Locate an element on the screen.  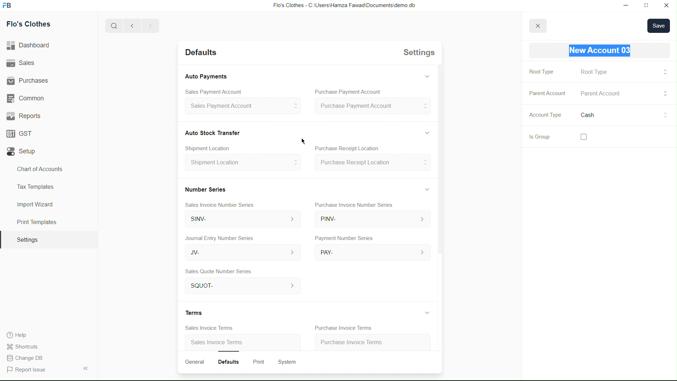
Account Type is located at coordinates (544, 117).